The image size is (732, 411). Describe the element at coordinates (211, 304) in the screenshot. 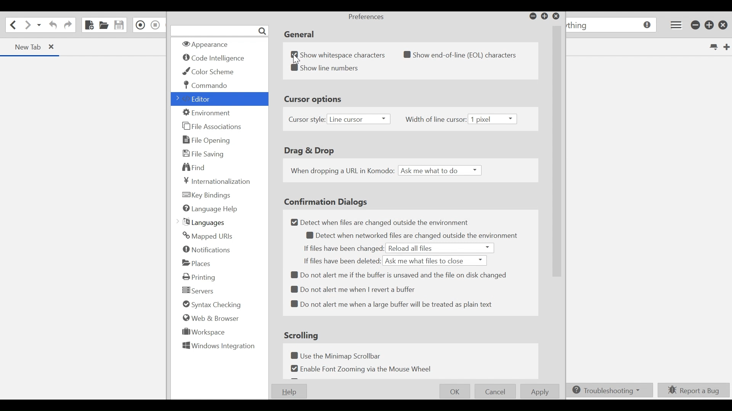

I see `Syntax Checking` at that location.